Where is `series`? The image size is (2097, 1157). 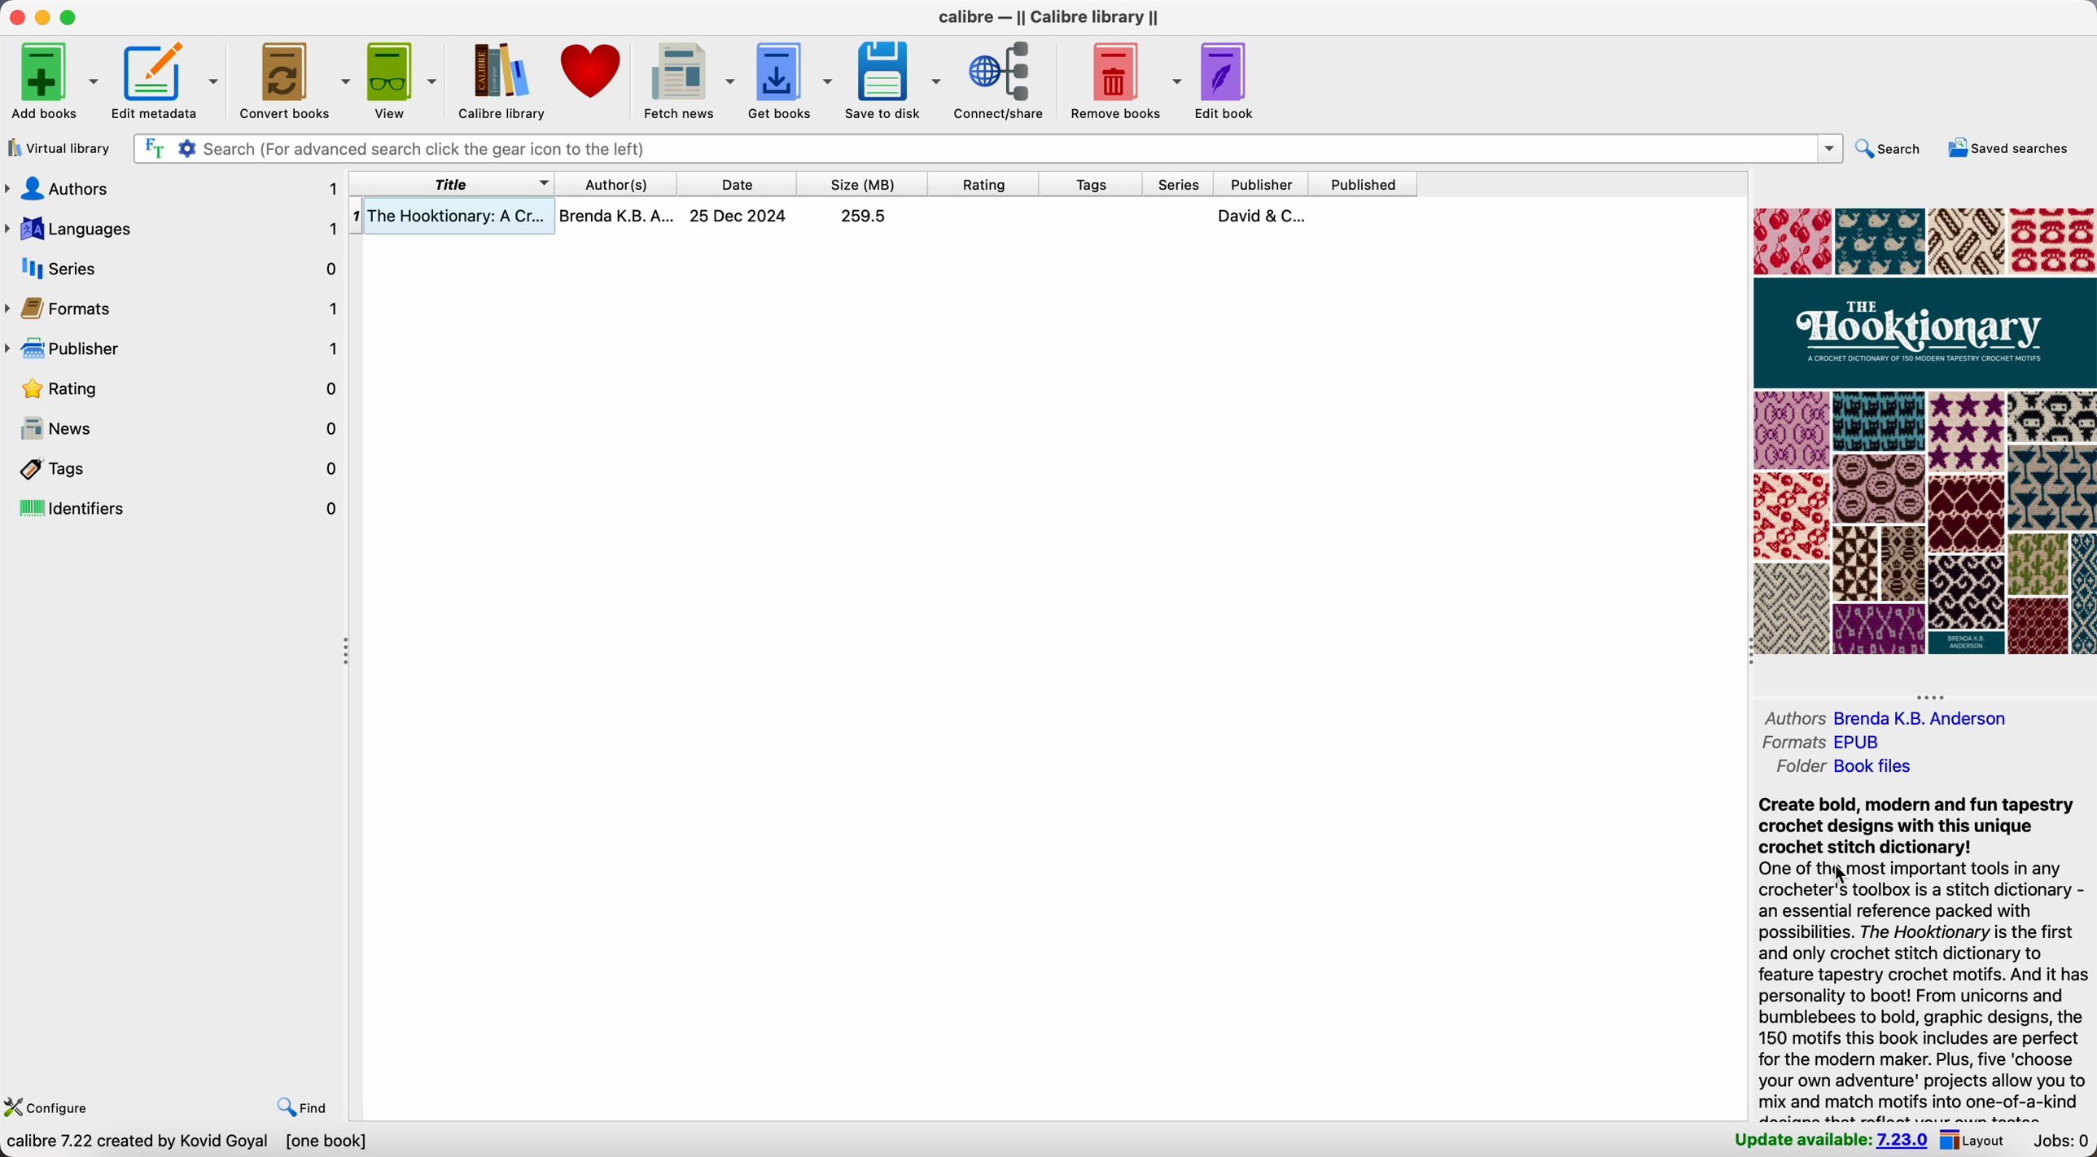 series is located at coordinates (174, 268).